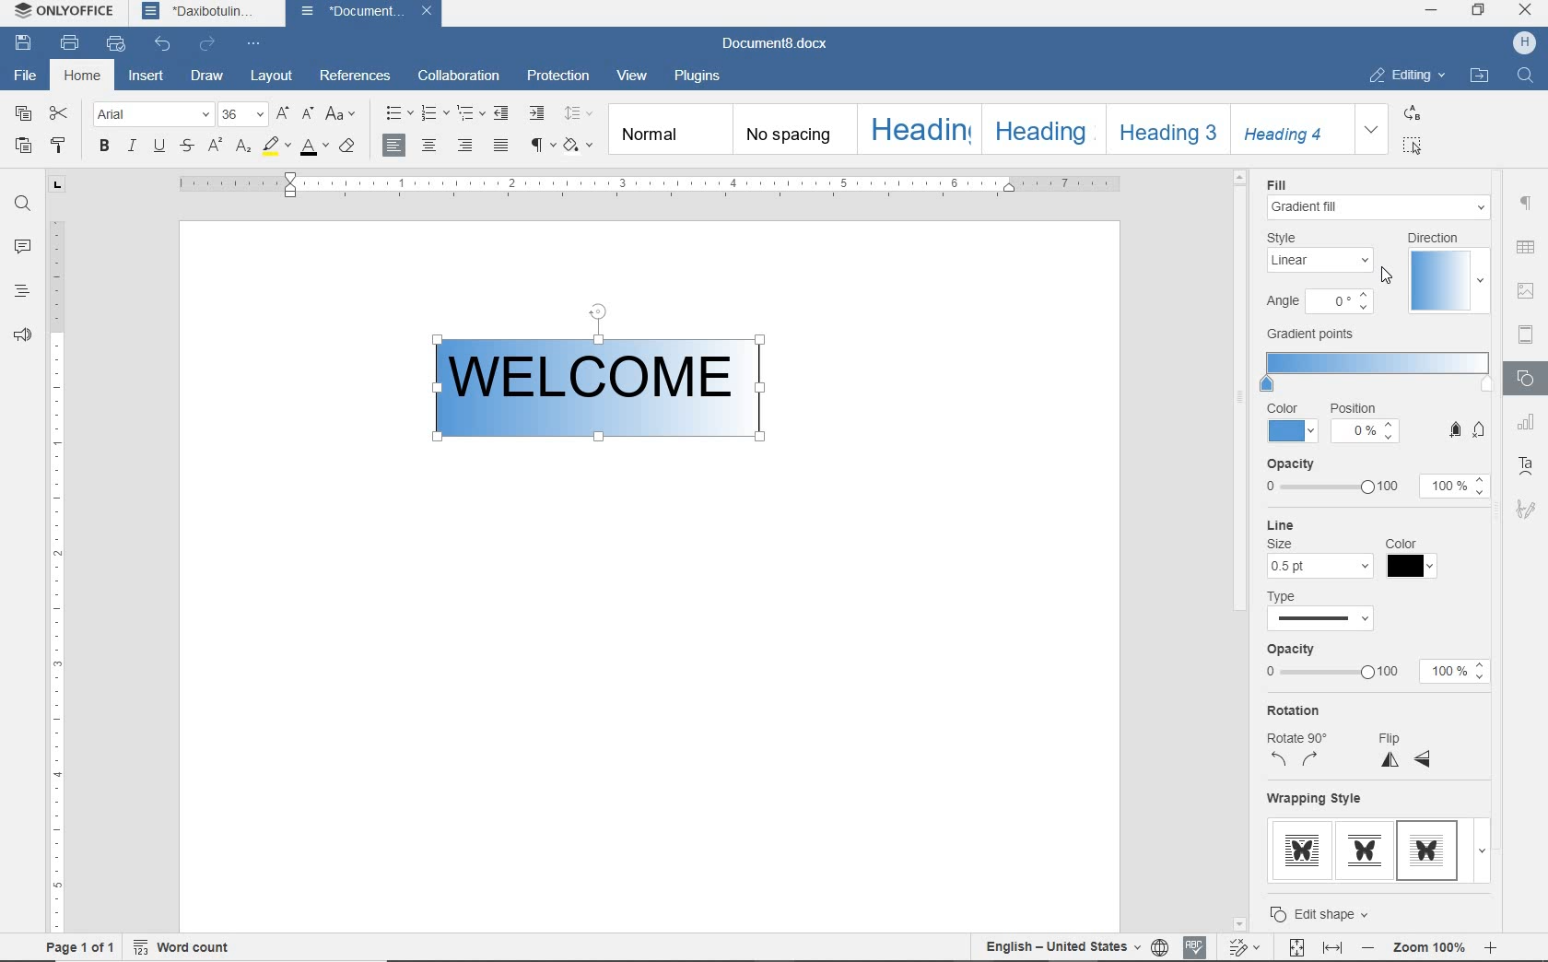 This screenshot has width=1548, height=962. What do you see at coordinates (1466, 428) in the screenshot?
I see `` at bounding box center [1466, 428].